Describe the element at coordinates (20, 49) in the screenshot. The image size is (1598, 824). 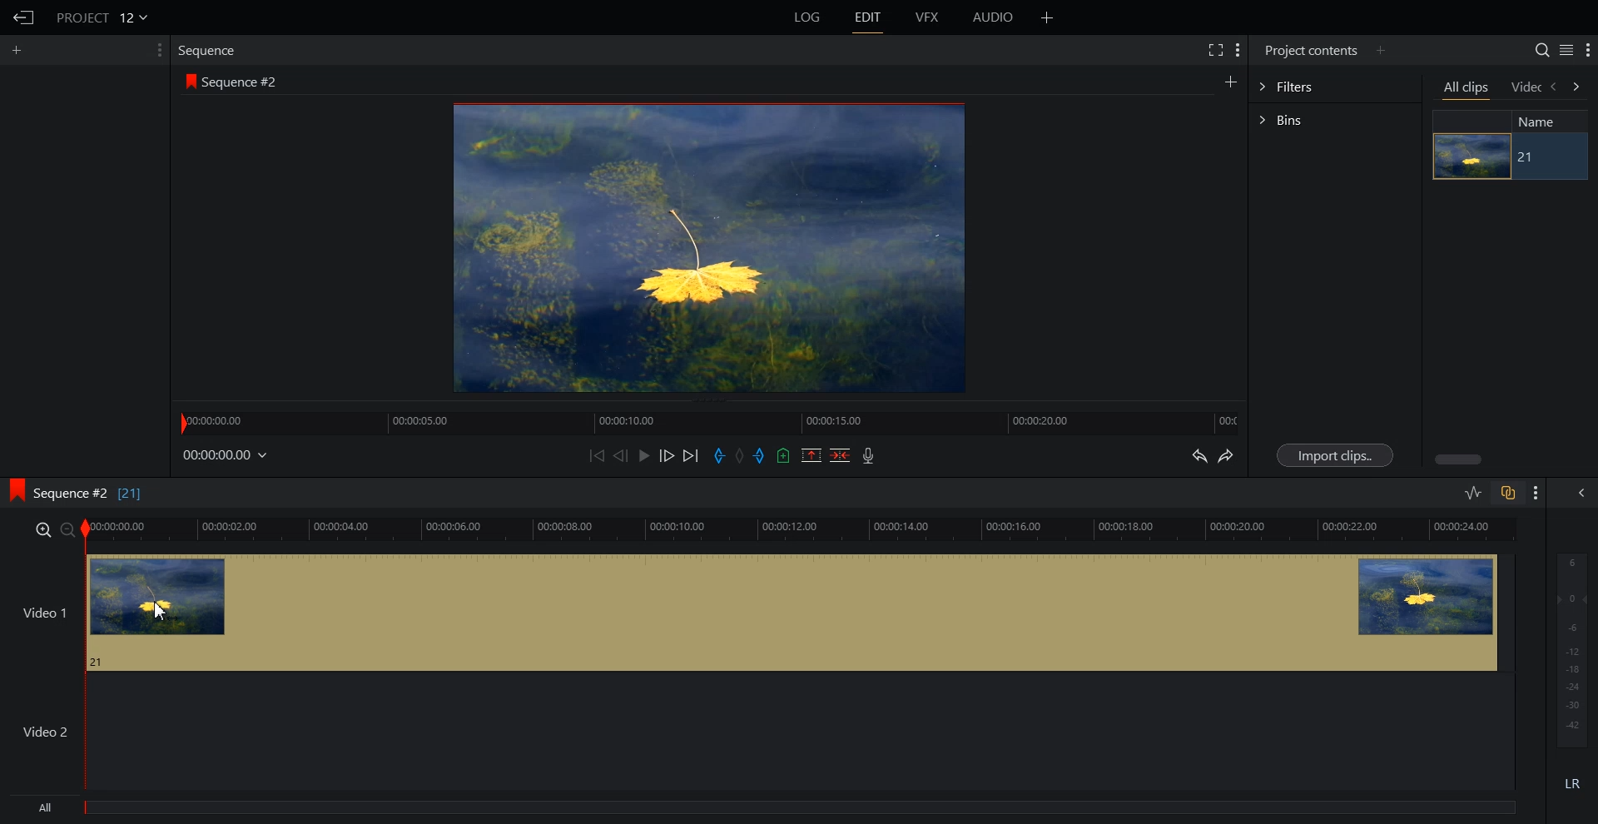
I see `Add Panel` at that location.